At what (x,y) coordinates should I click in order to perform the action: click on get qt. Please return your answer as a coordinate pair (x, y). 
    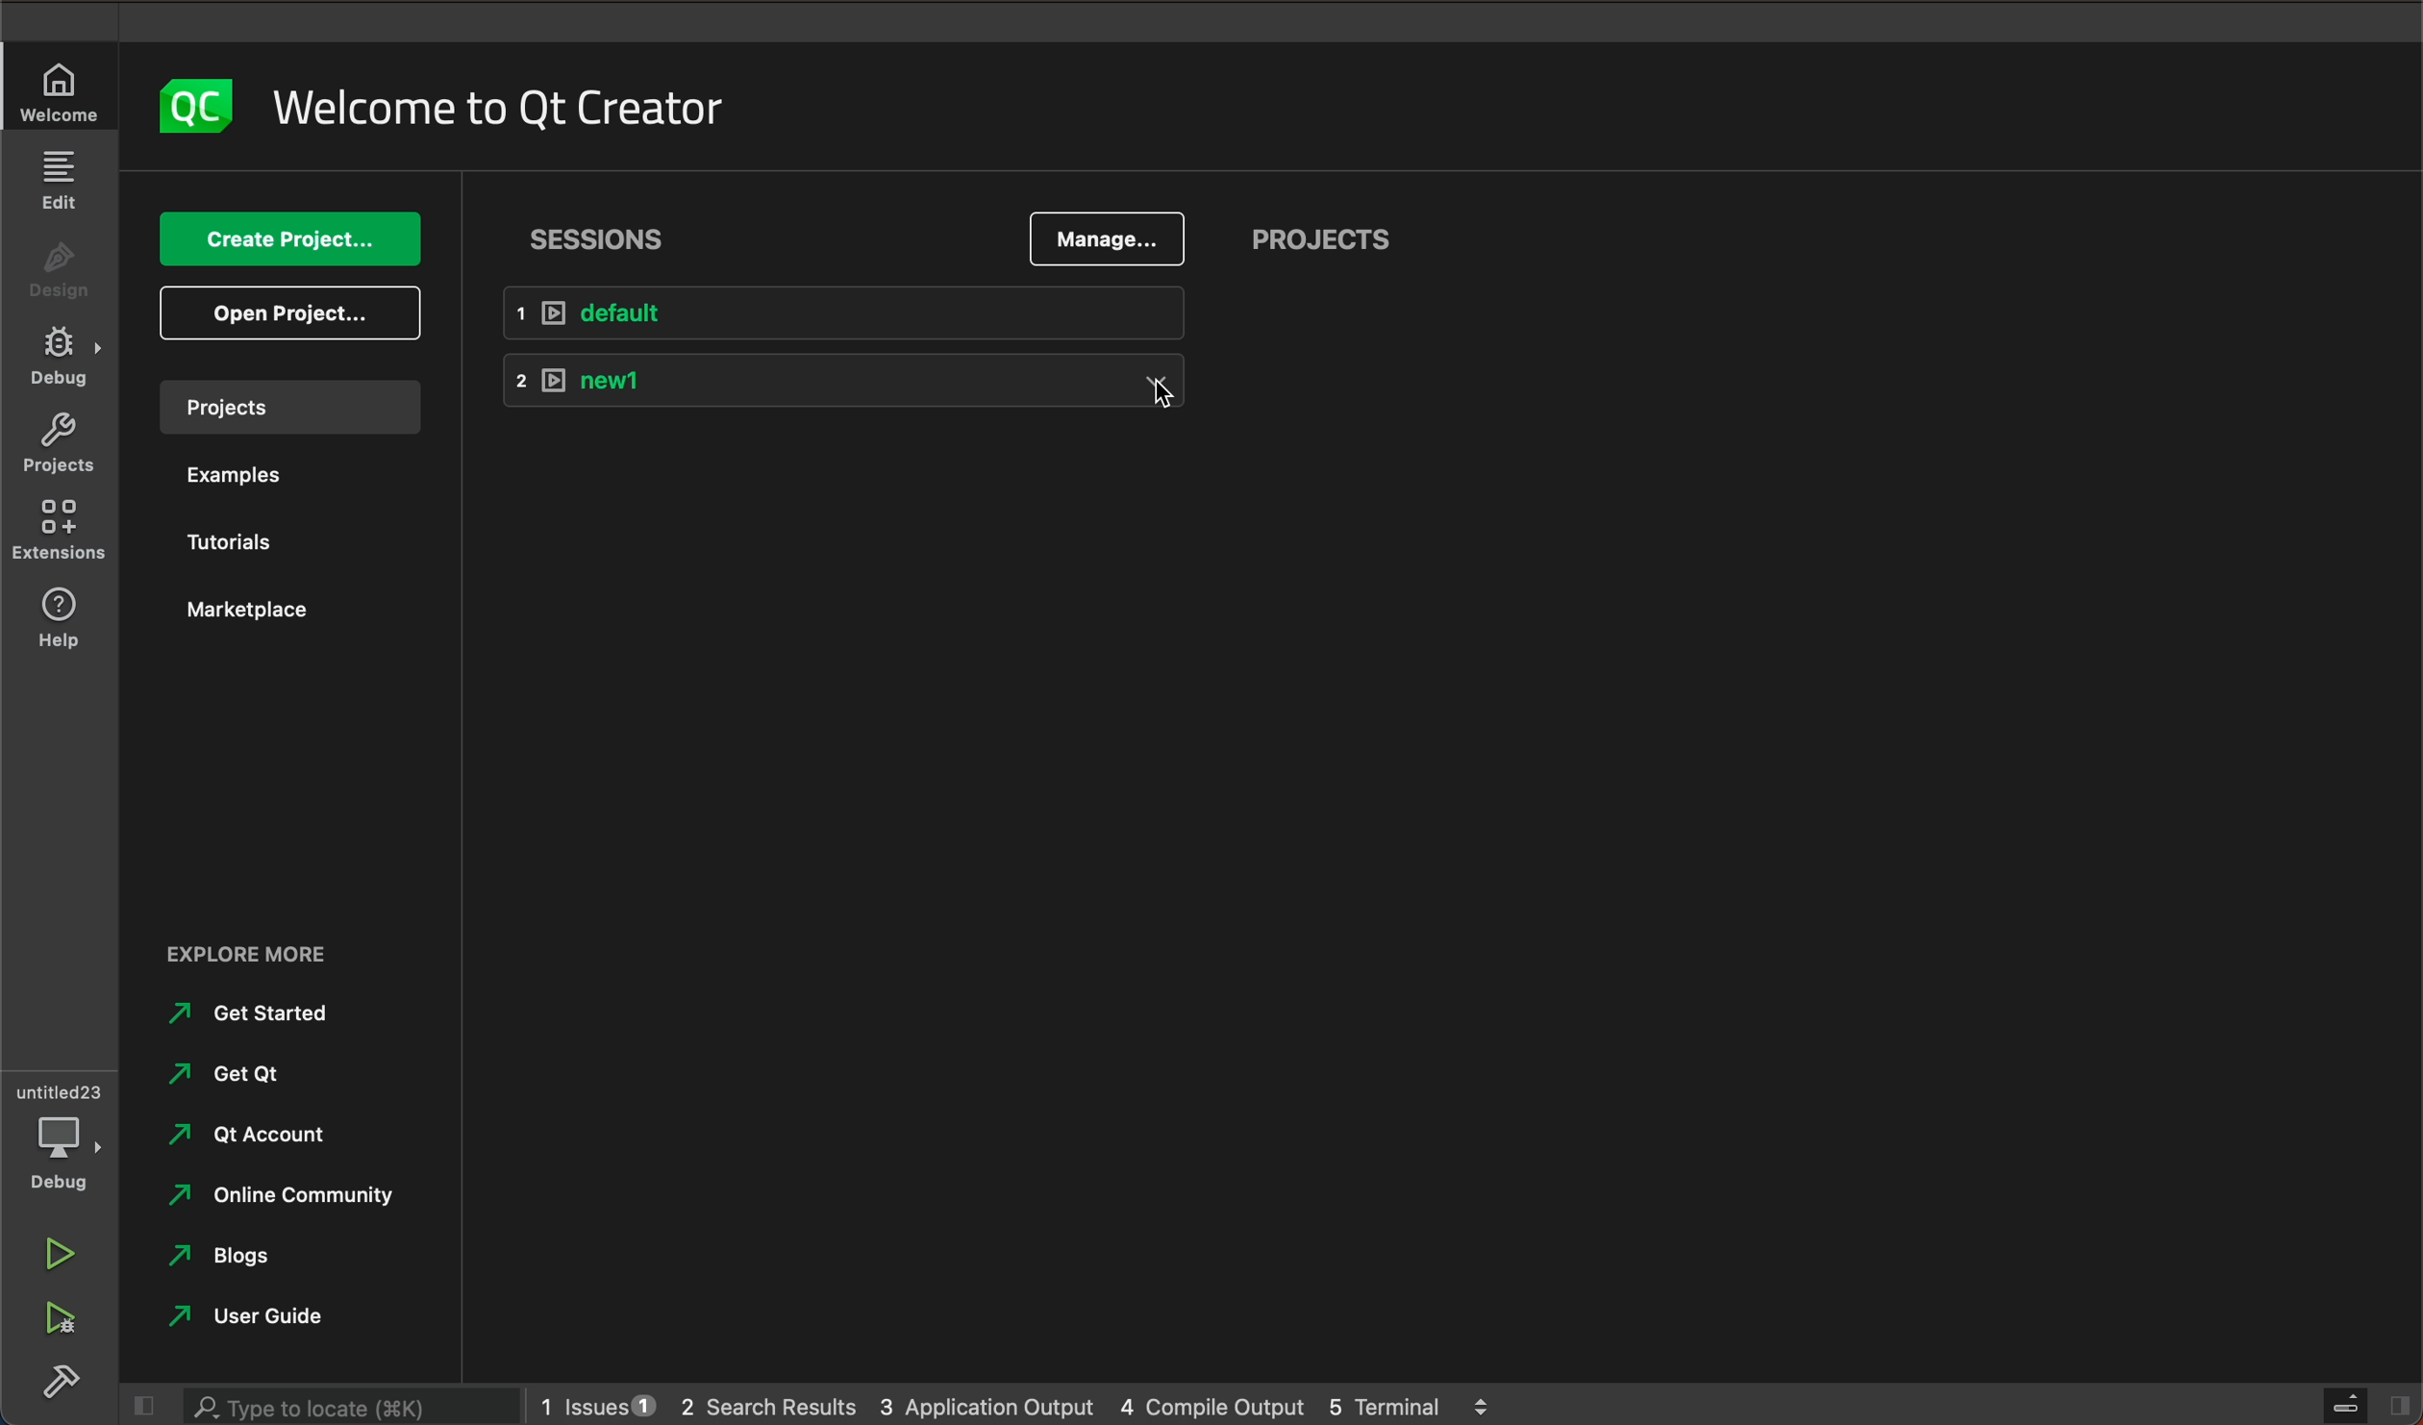
    Looking at the image, I should click on (244, 1072).